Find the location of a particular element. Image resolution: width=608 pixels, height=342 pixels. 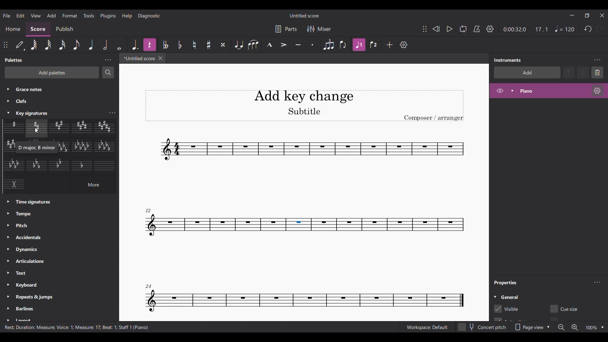

Show/Hide settings is located at coordinates (490, 29).